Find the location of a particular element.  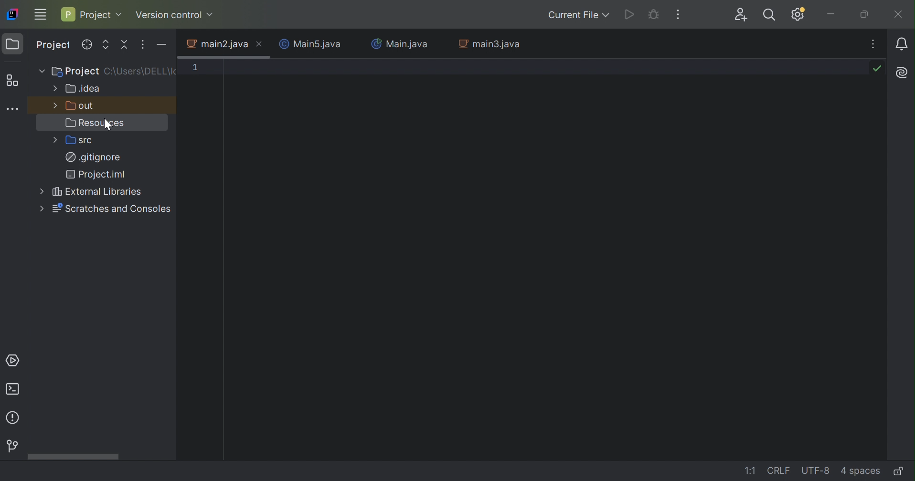

Main menu is located at coordinates (41, 15).